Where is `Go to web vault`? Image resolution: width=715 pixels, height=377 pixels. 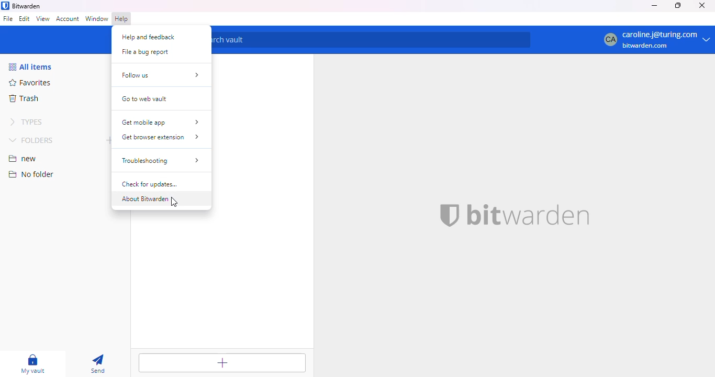
Go to web vault is located at coordinates (147, 99).